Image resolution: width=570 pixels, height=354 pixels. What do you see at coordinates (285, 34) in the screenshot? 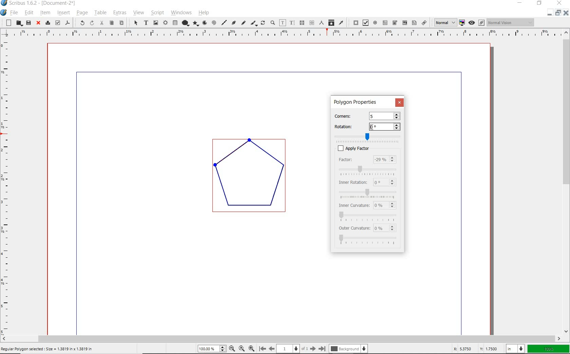
I see `ruler` at bounding box center [285, 34].